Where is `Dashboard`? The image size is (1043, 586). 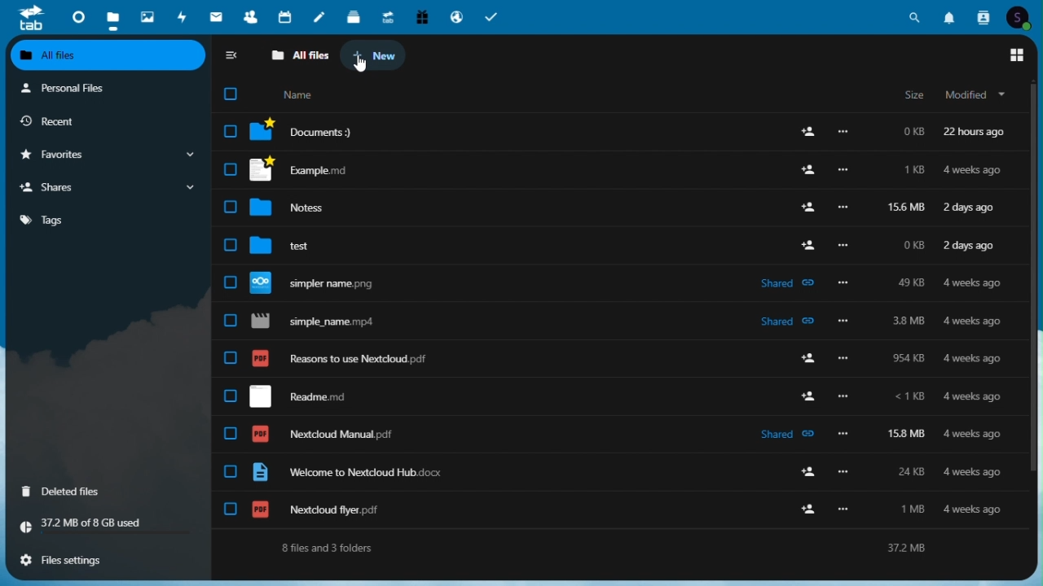
Dashboard is located at coordinates (76, 17).